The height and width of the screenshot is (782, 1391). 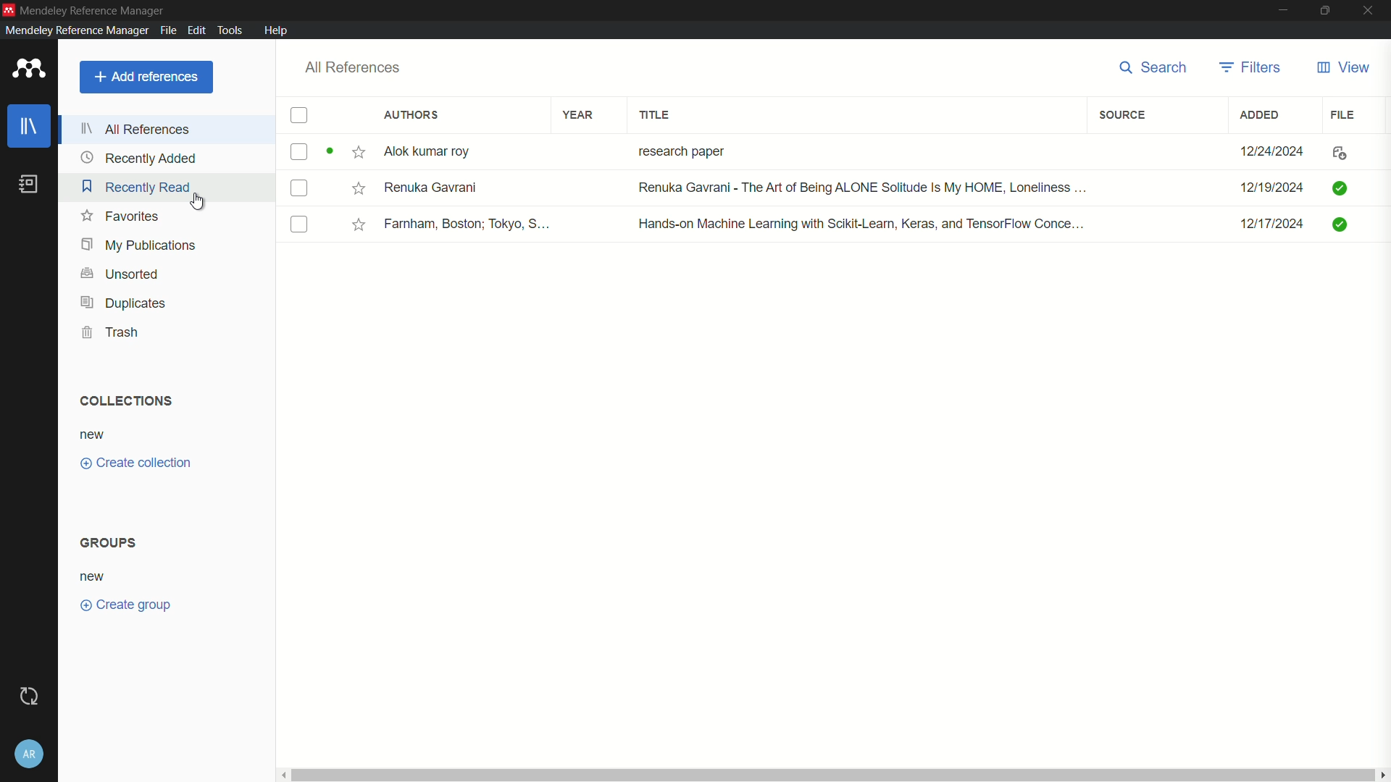 What do you see at coordinates (1263, 152) in the screenshot?
I see `12/24/2024` at bounding box center [1263, 152].